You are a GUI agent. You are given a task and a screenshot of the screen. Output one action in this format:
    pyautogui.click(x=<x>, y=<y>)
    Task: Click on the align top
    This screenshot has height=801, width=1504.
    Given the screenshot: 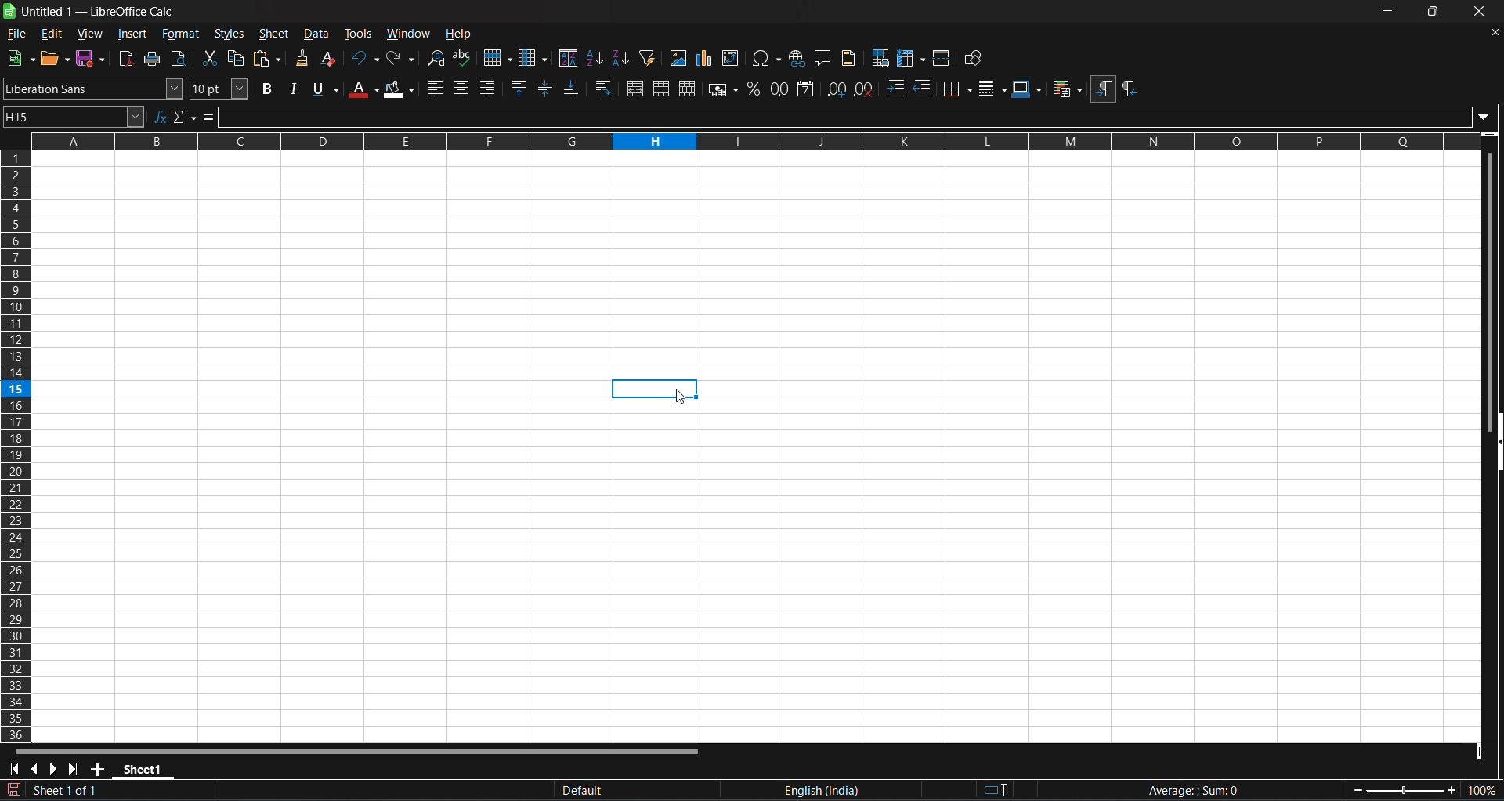 What is the action you would take?
    pyautogui.click(x=519, y=87)
    